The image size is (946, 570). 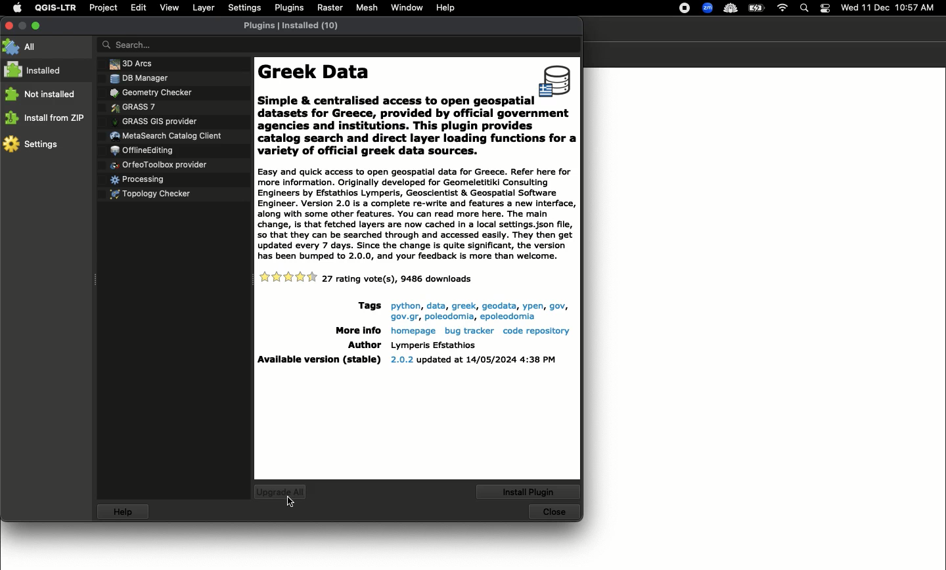 What do you see at coordinates (411, 332) in the screenshot?
I see `homepage` at bounding box center [411, 332].